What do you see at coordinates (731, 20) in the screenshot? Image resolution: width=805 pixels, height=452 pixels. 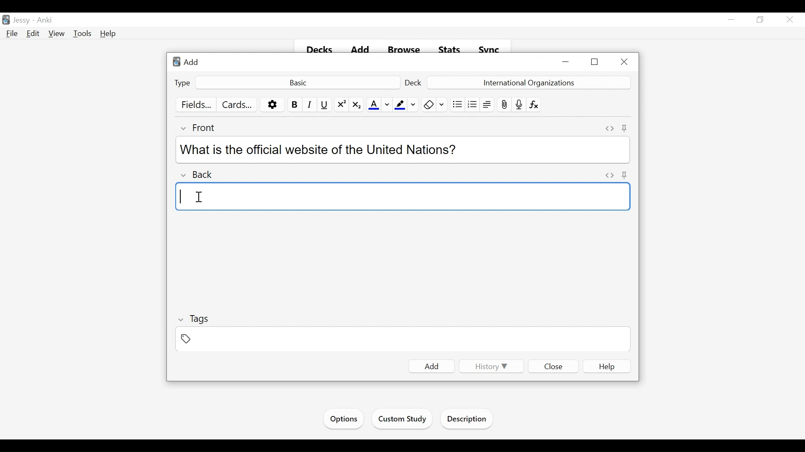 I see `minimize` at bounding box center [731, 20].